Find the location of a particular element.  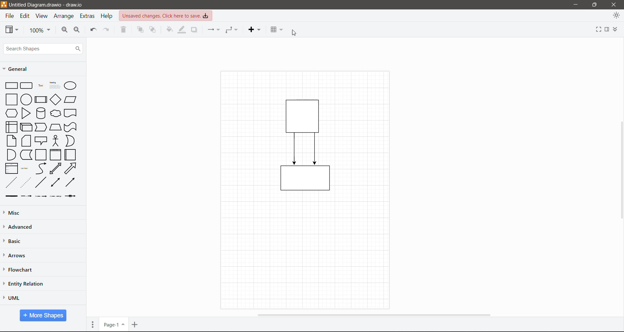

connector with symbol is located at coordinates (72, 196).